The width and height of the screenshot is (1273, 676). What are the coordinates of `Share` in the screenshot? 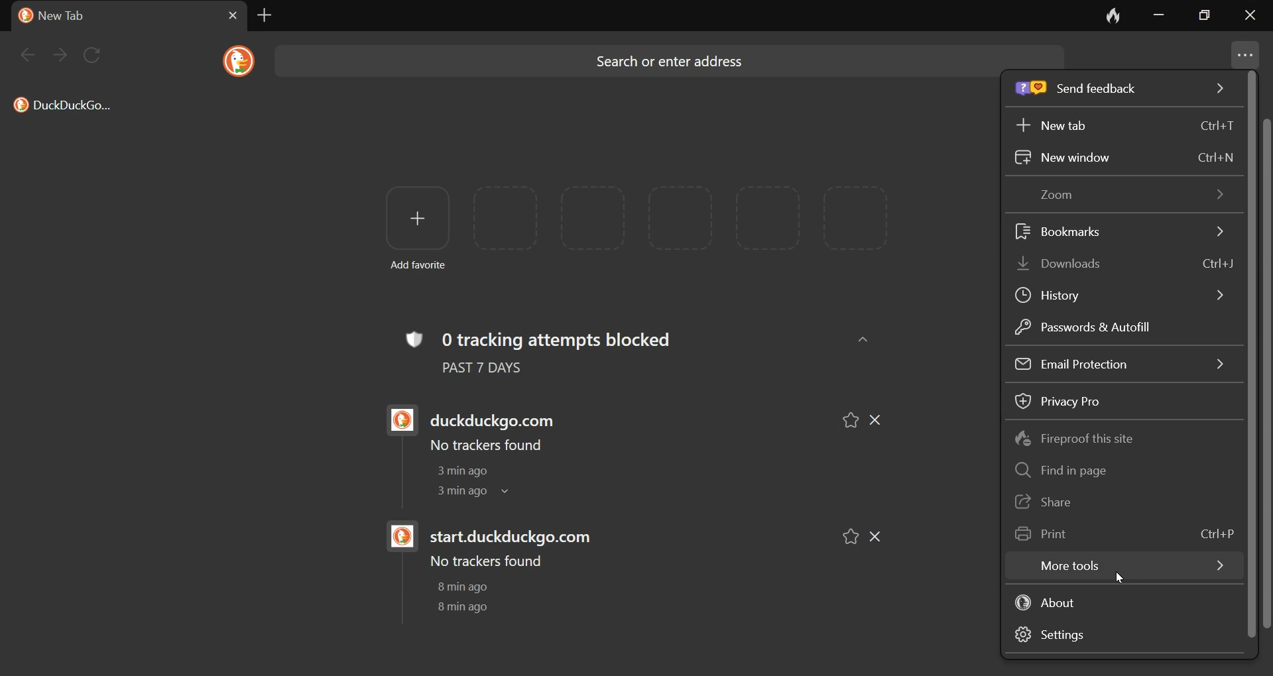 It's located at (1053, 501).